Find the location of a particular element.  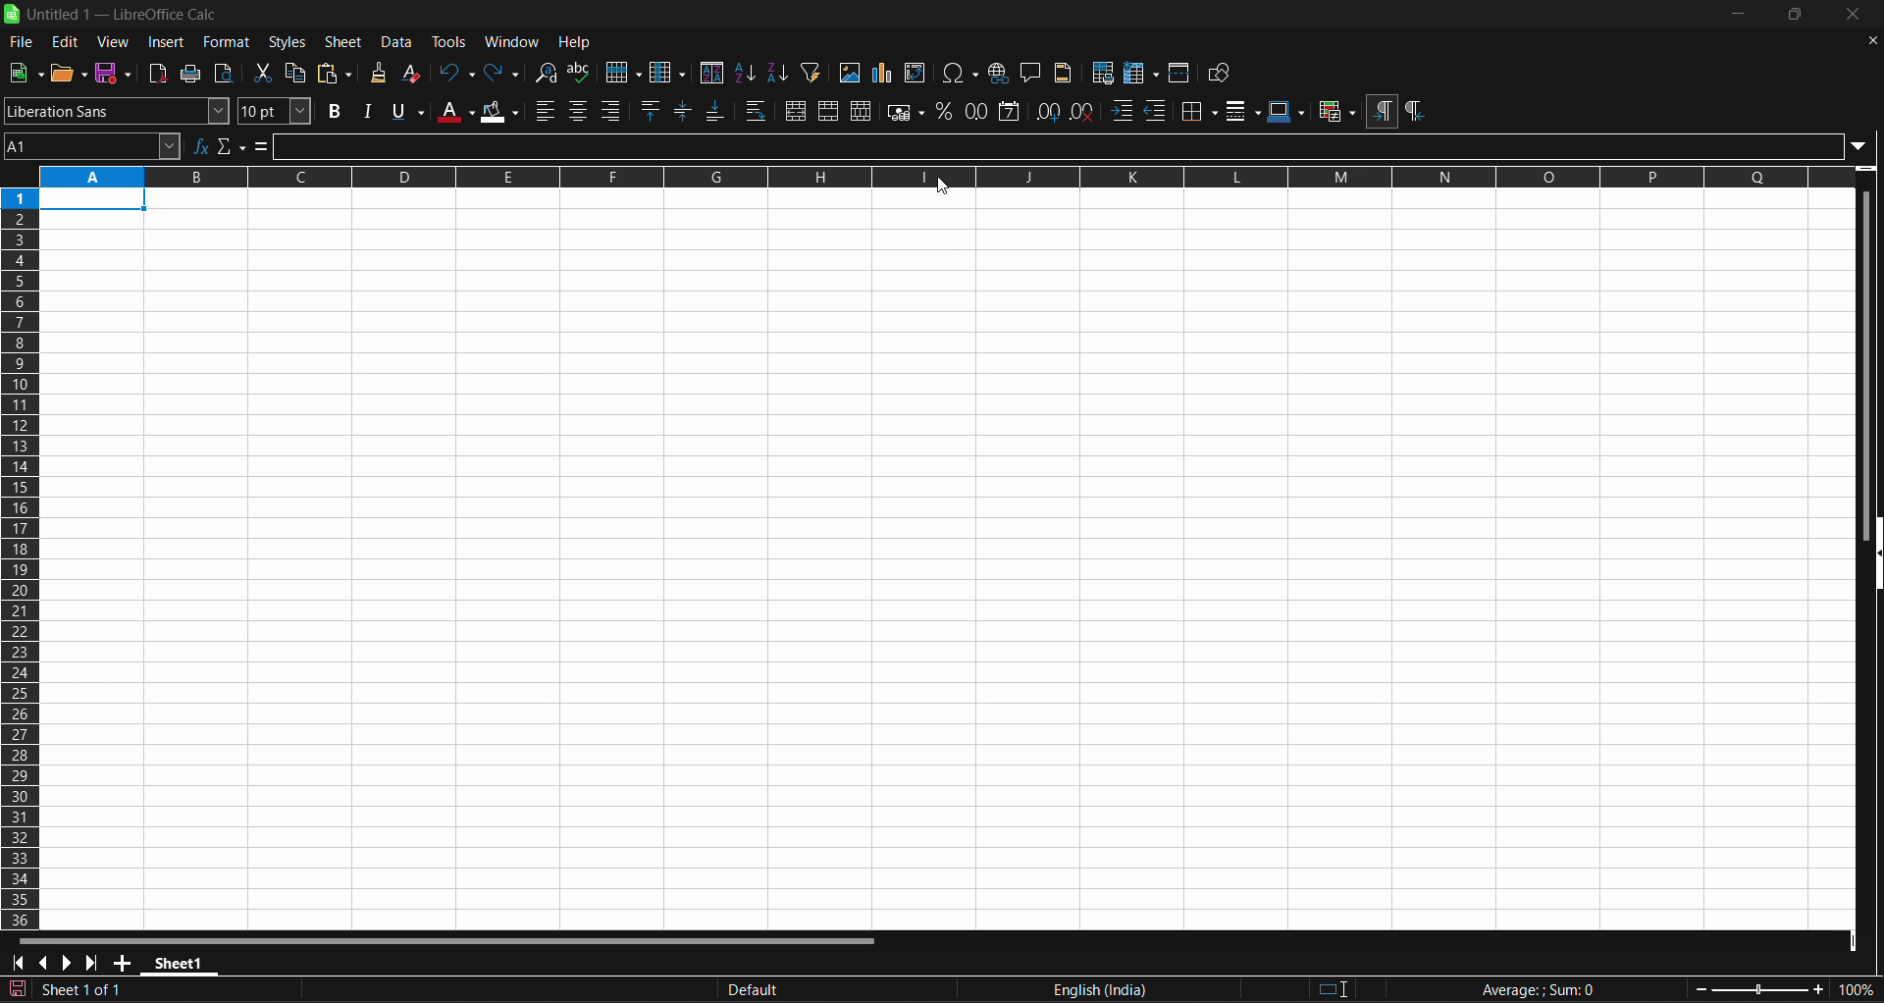

help is located at coordinates (577, 43).